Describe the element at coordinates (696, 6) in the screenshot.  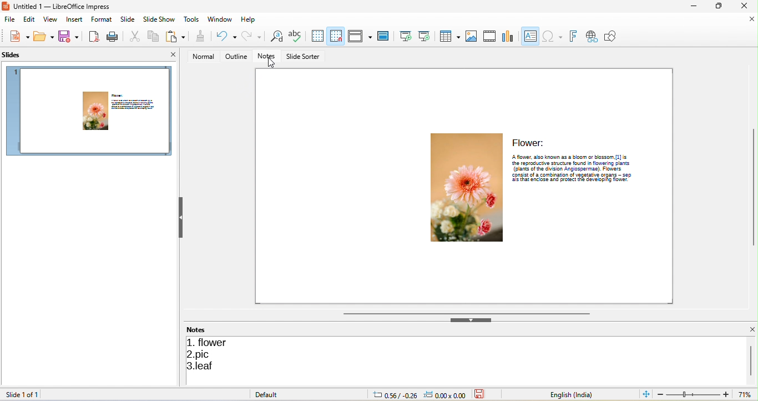
I see `minimize` at that location.